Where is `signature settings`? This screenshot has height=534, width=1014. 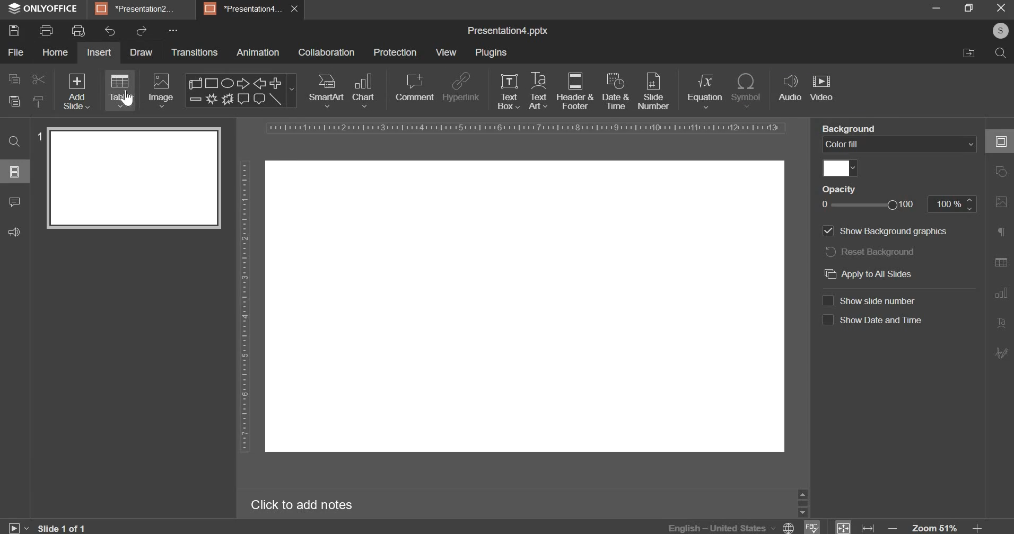
signature settings is located at coordinates (1002, 353).